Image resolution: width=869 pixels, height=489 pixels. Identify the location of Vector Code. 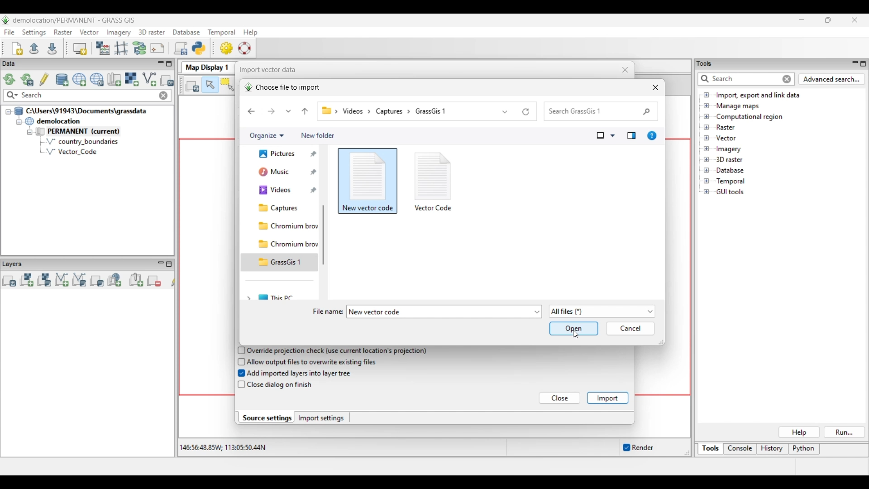
(76, 151).